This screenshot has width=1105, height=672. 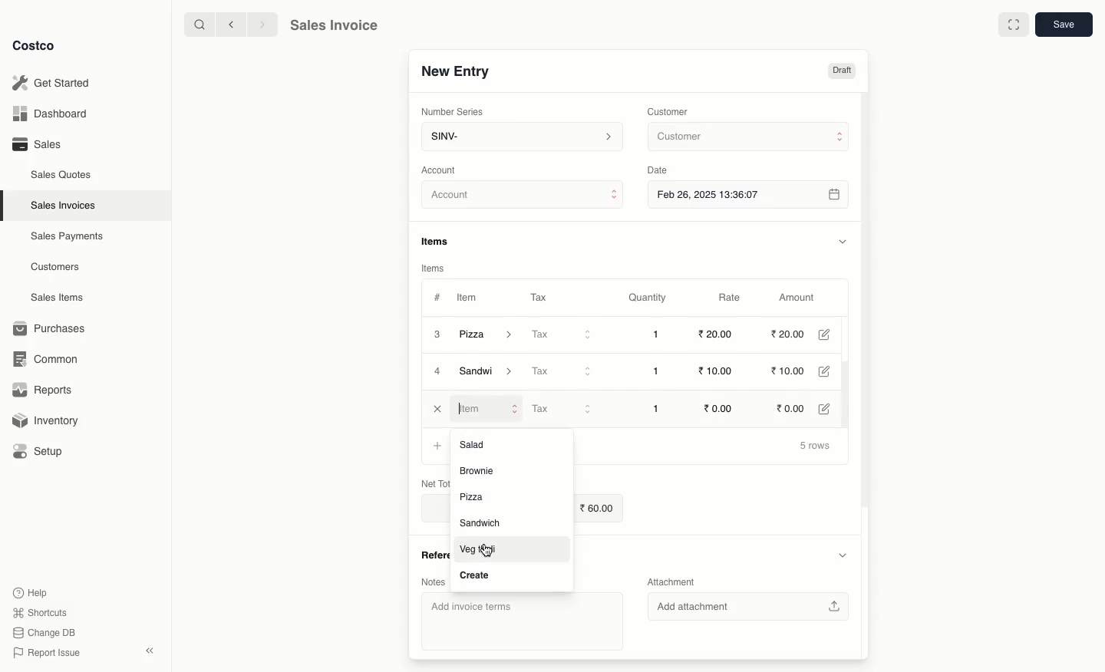 What do you see at coordinates (1066, 26) in the screenshot?
I see `Save` at bounding box center [1066, 26].